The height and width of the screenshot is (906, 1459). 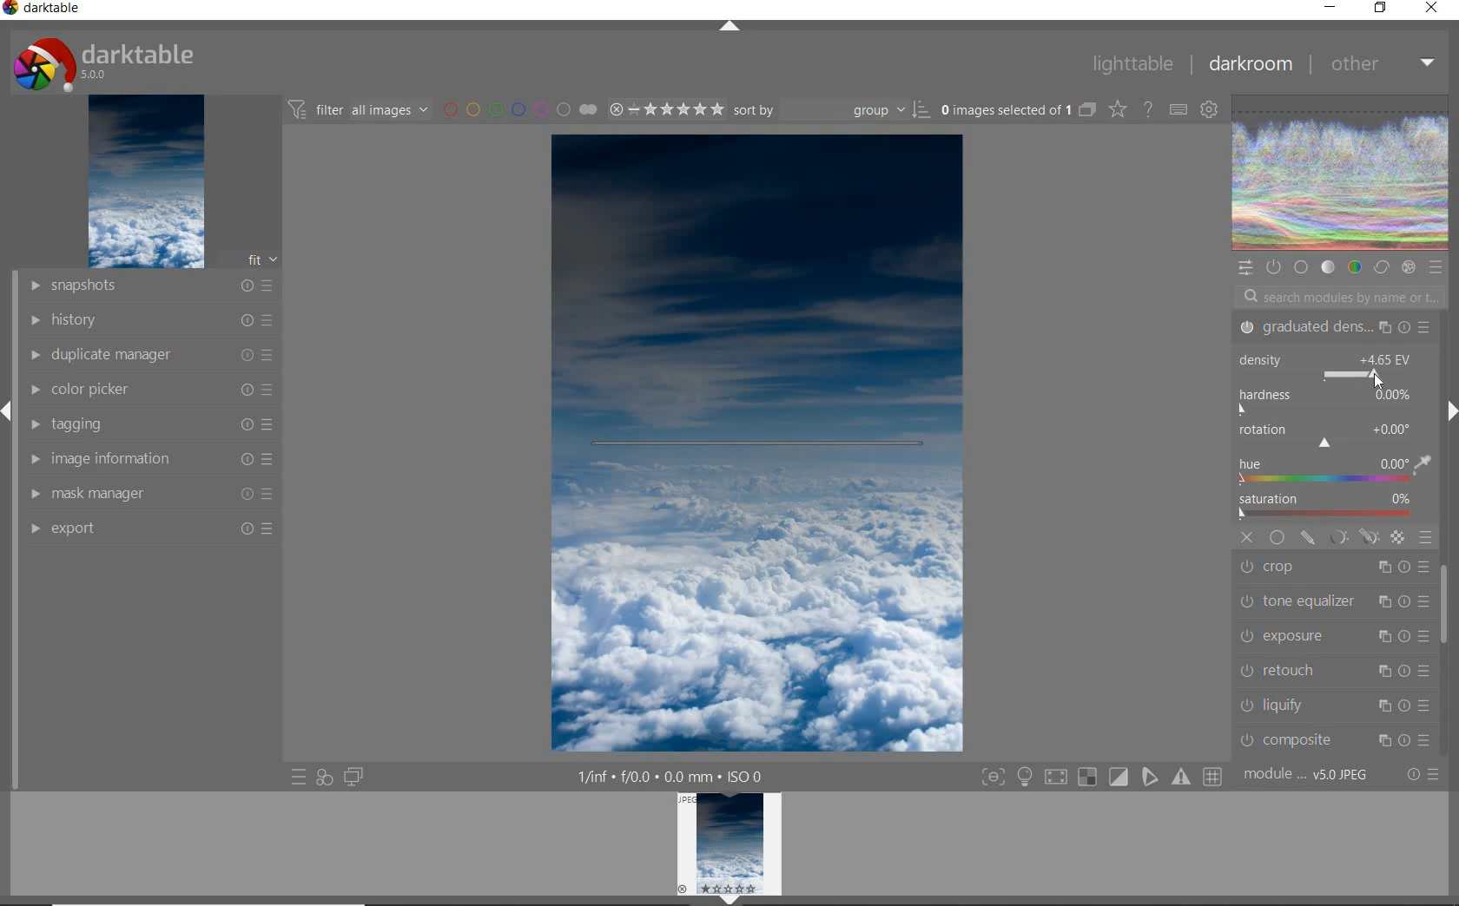 I want to click on RESET OR PRESET & PREFERENCE, so click(x=1422, y=773).